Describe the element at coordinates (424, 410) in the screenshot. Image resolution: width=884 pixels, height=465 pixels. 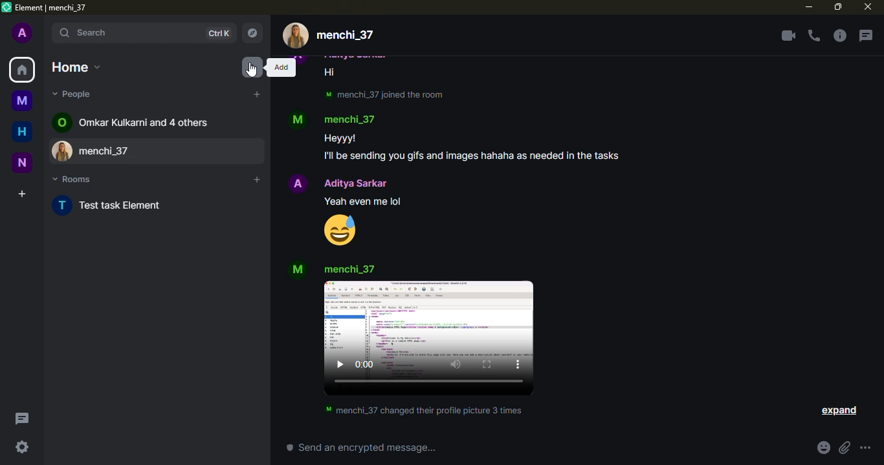
I see `menchi_37 changed their profile picture 3 times` at that location.